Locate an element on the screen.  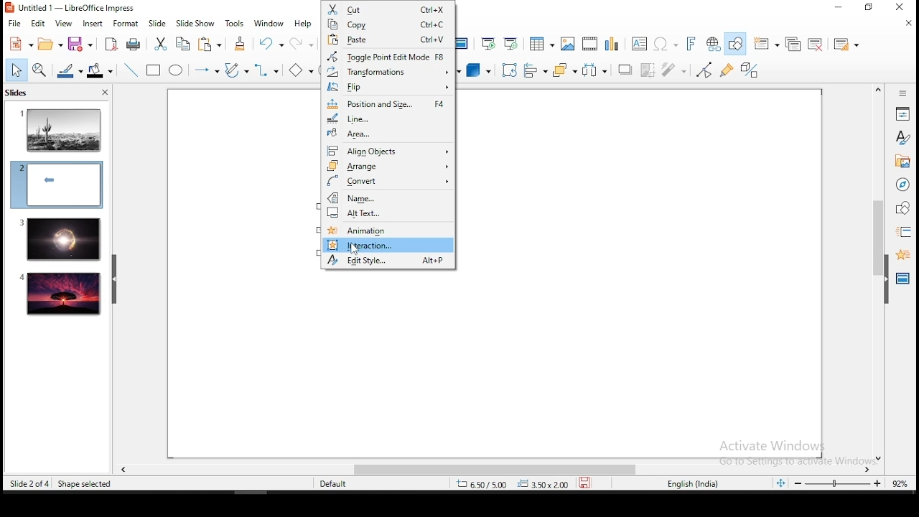
tables is located at coordinates (539, 44).